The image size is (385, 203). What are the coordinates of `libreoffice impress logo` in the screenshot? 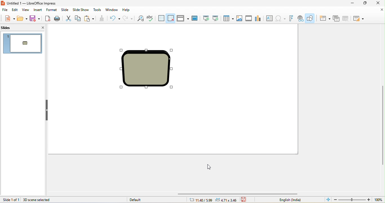 It's located at (3, 3).